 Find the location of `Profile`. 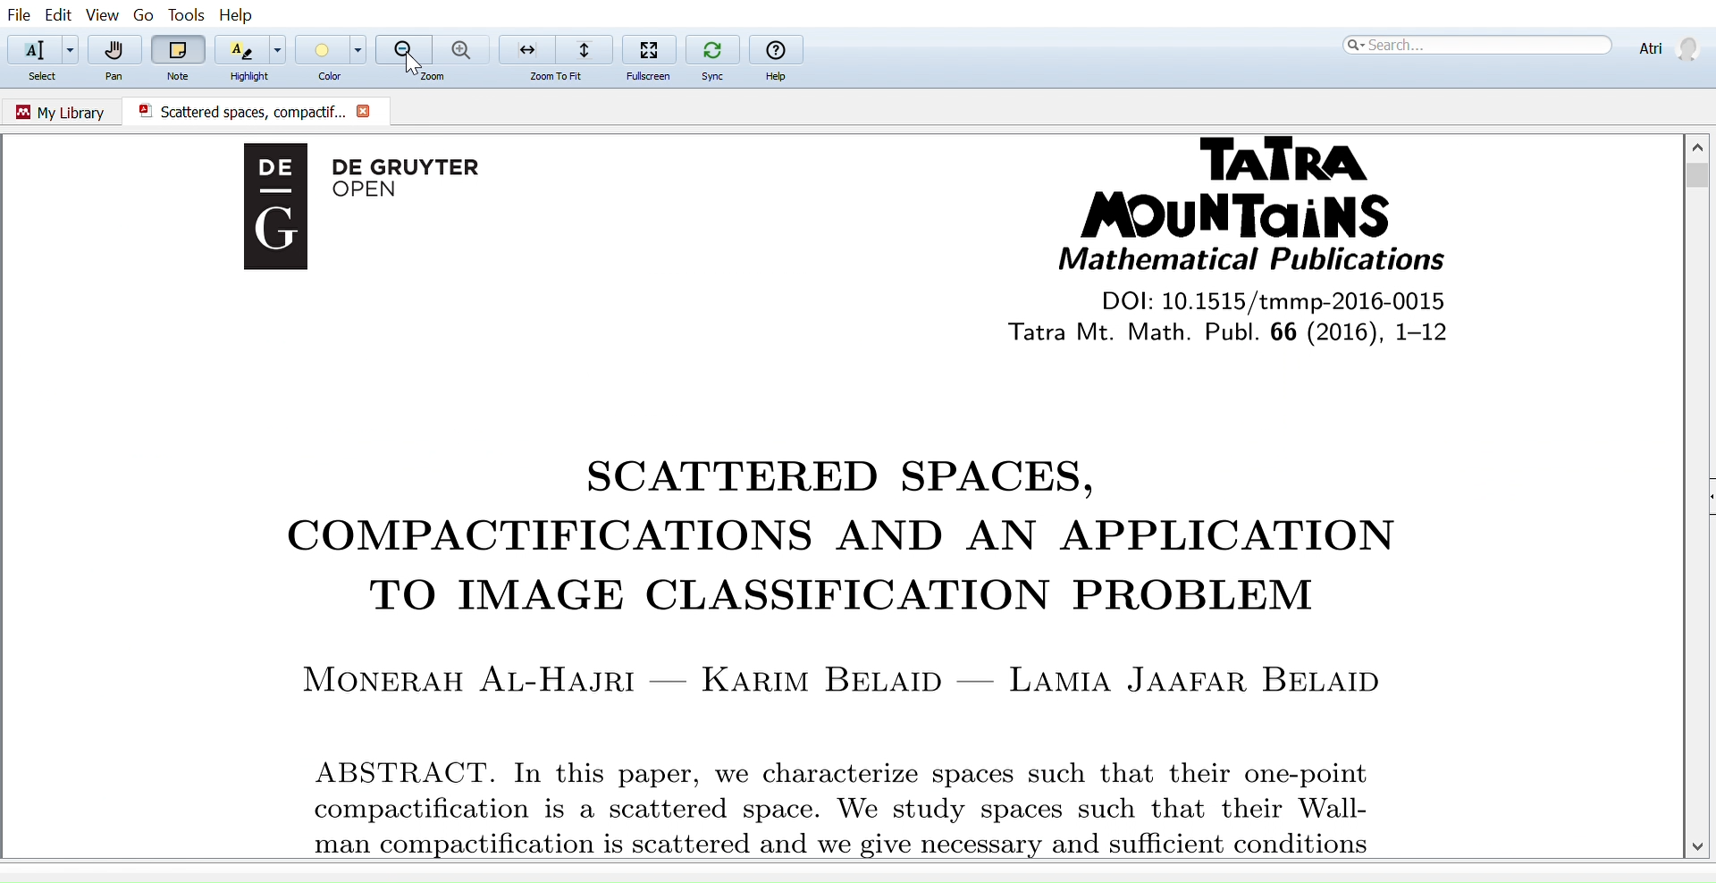

Profile is located at coordinates (1666, 46).